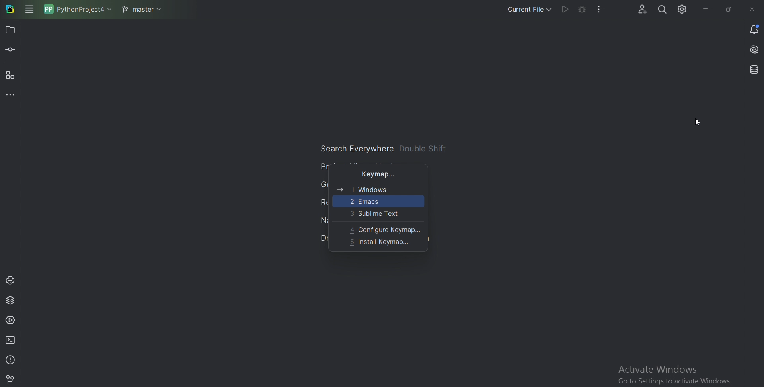 The height and width of the screenshot is (387, 764). I want to click on Configure keymap, so click(387, 230).